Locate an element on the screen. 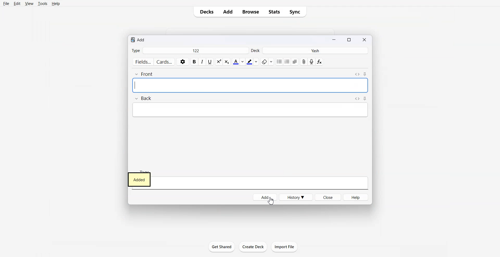 This screenshot has height=257, width=500. Highlight text color is located at coordinates (252, 62).